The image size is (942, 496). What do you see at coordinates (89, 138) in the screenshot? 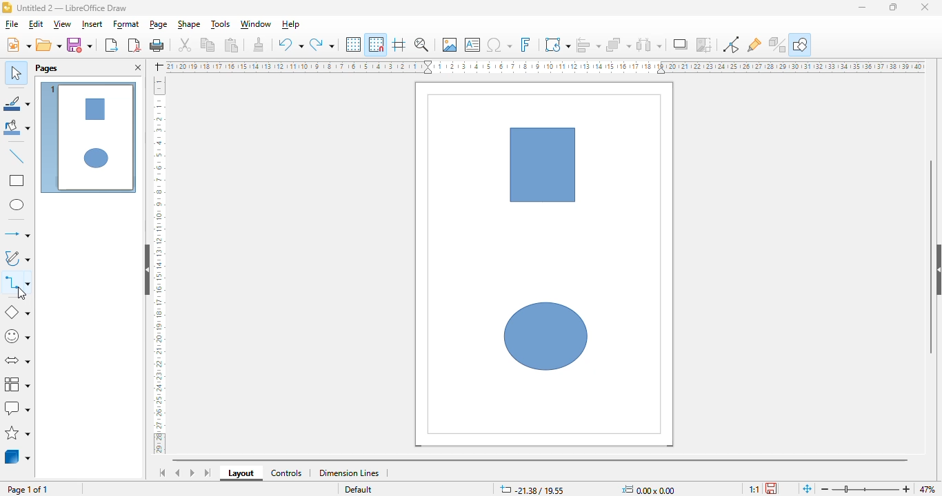
I see `page 1` at bounding box center [89, 138].